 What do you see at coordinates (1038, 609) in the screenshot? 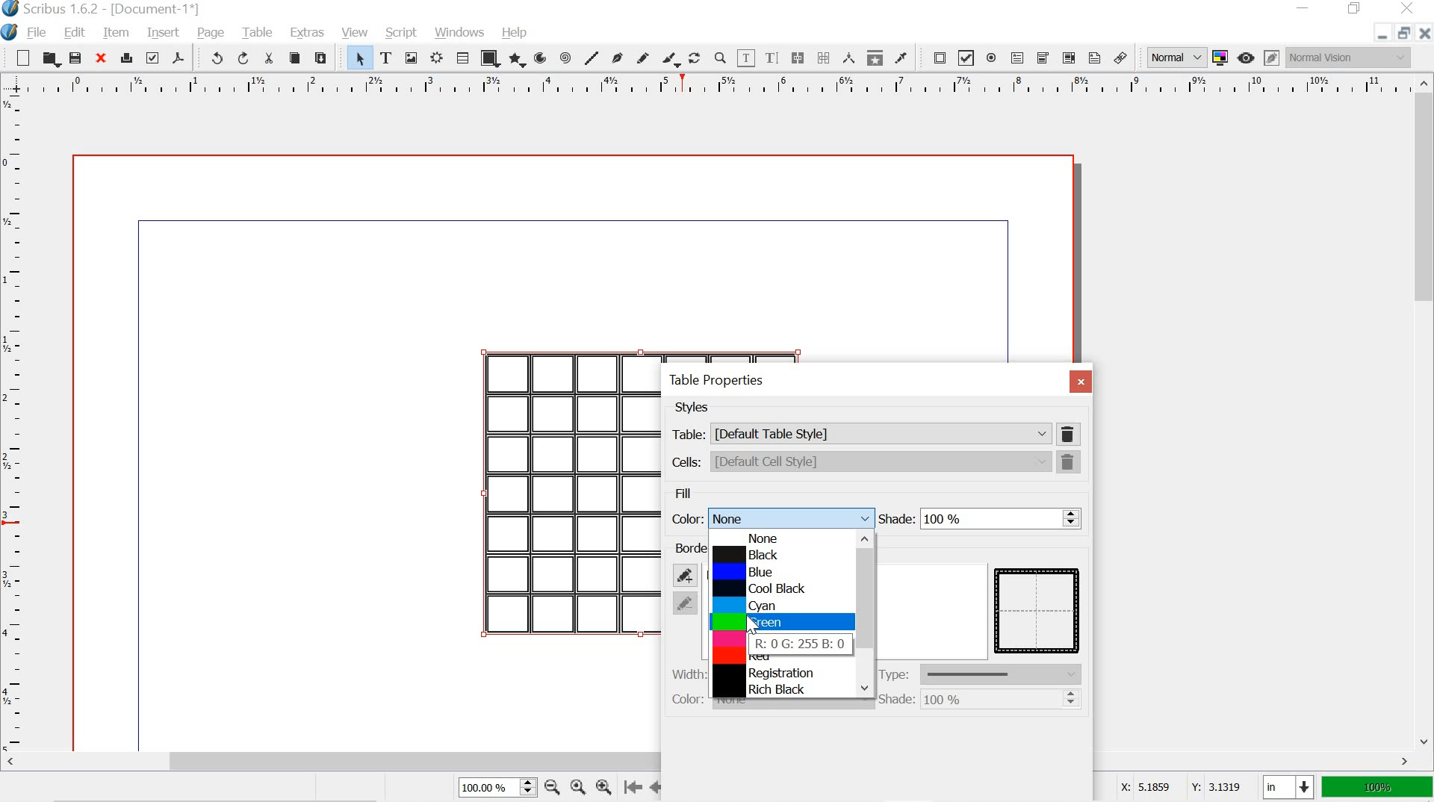
I see `table` at bounding box center [1038, 609].